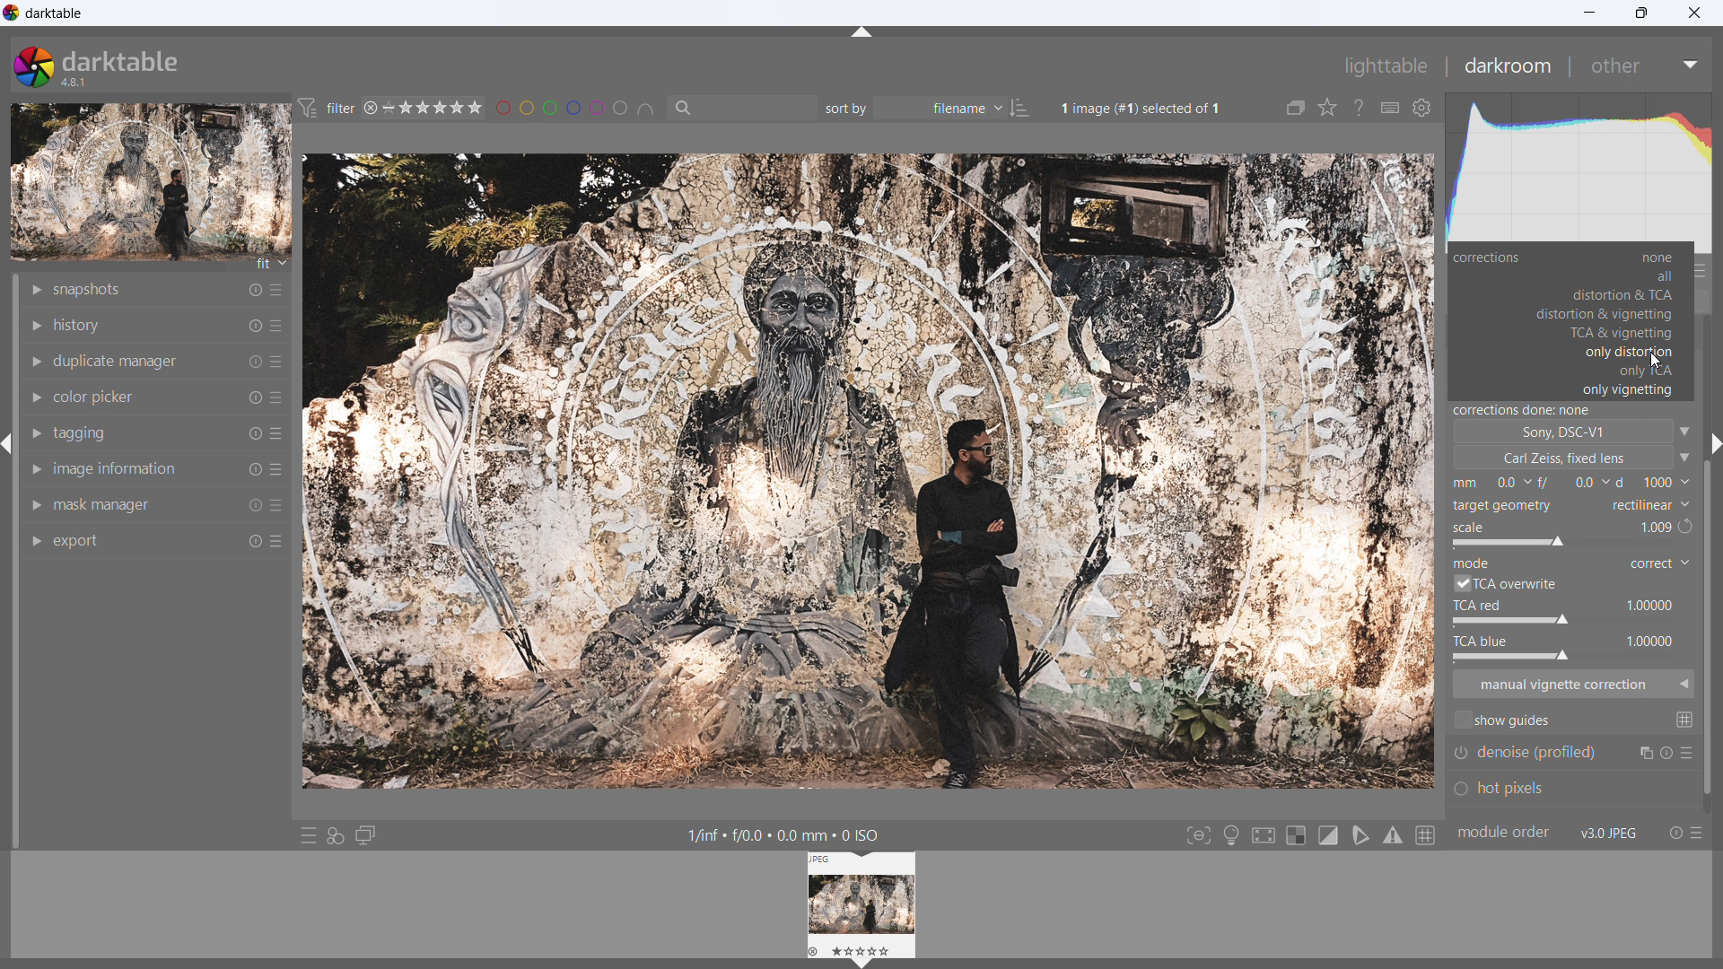 The image size is (1723, 969). Describe the element at coordinates (276, 399) in the screenshot. I see `more options` at that location.